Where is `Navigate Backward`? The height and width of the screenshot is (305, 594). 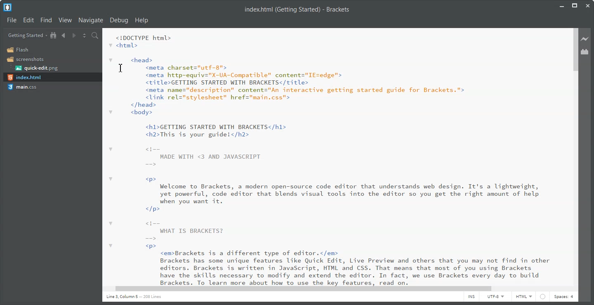 Navigate Backward is located at coordinates (64, 35).